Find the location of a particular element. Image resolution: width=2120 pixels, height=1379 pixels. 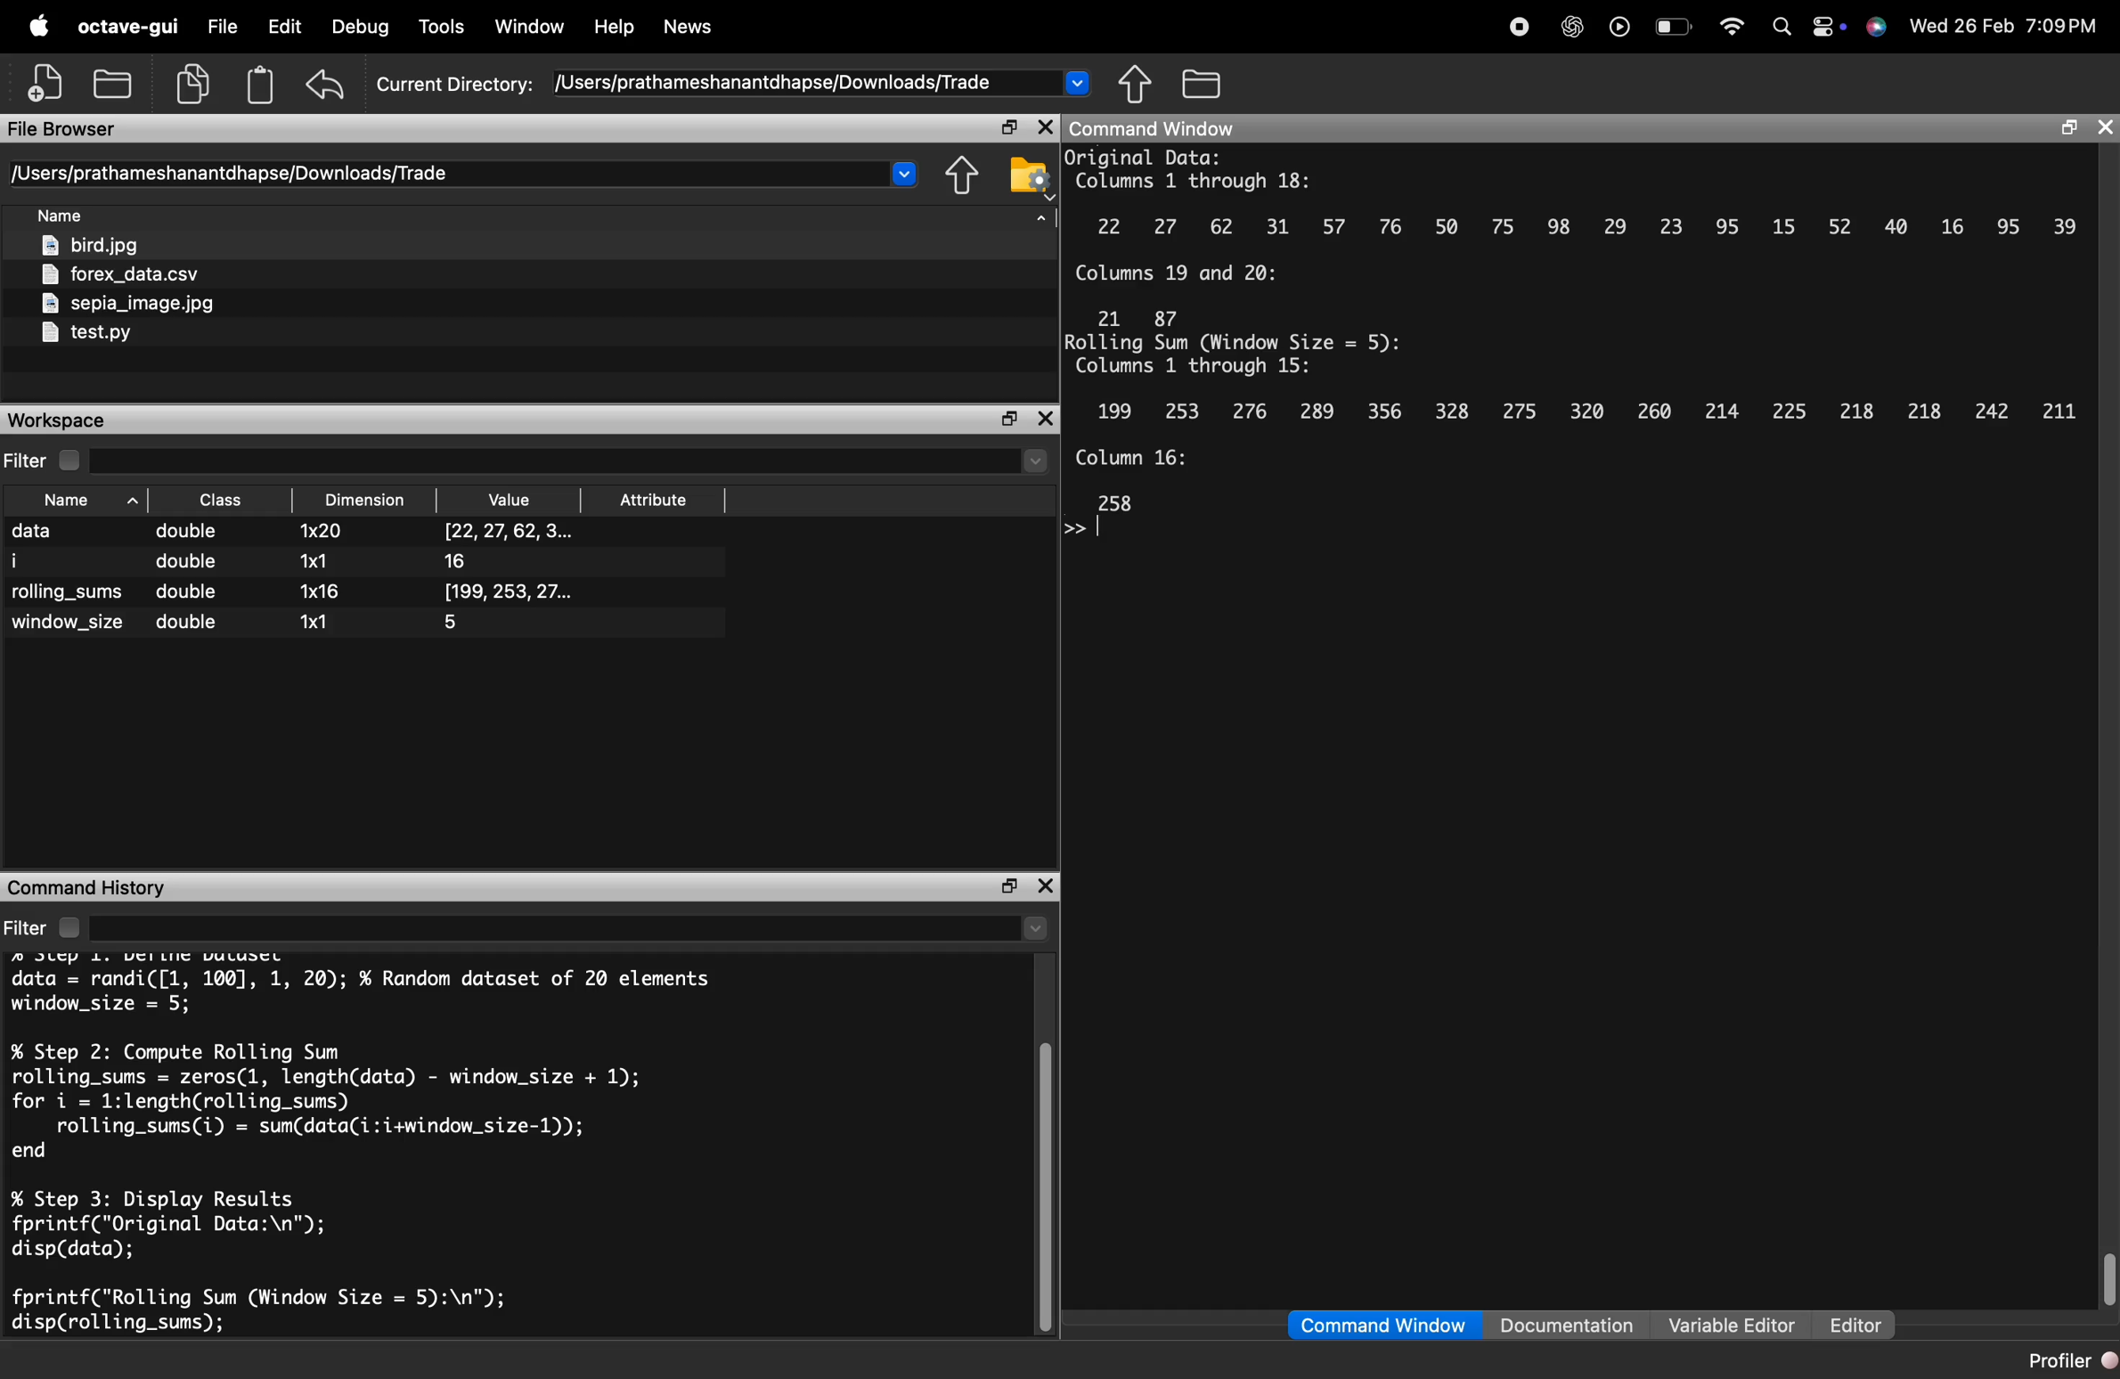

cursor is located at coordinates (1102, 525).